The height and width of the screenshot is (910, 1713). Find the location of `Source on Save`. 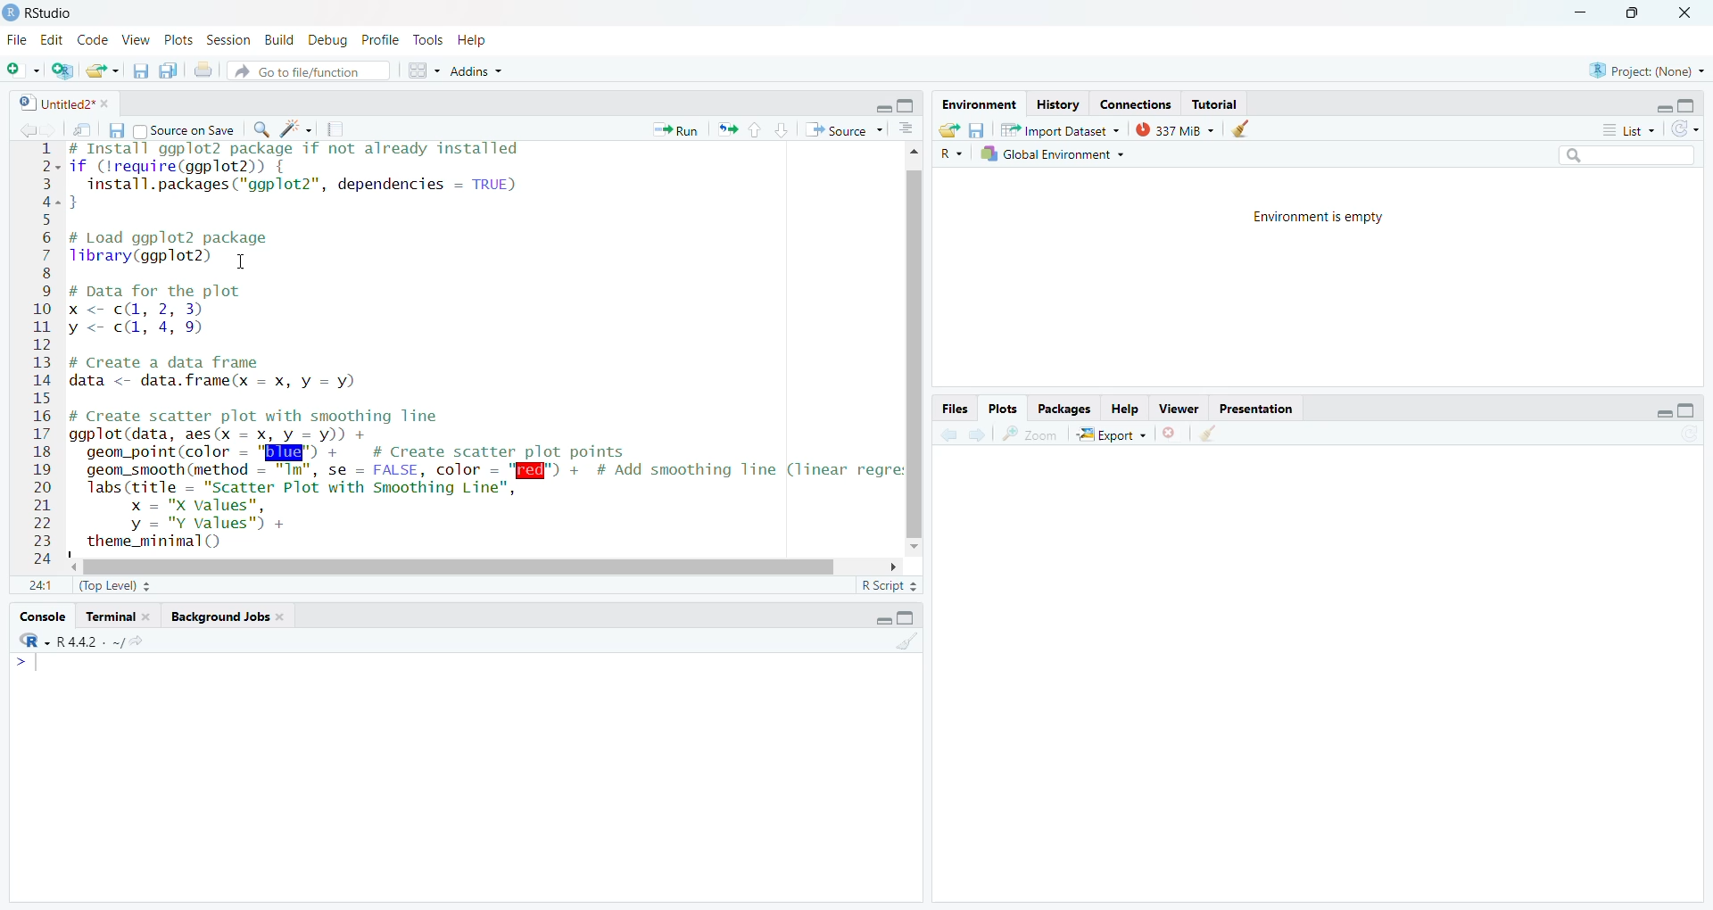

Source on Save is located at coordinates (183, 133).